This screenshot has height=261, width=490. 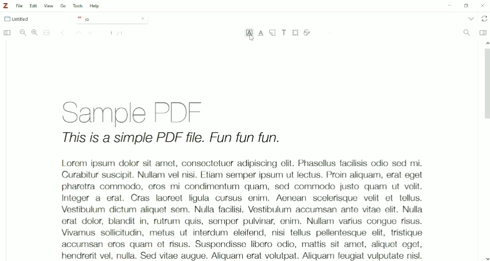 What do you see at coordinates (467, 33) in the screenshot?
I see `Find In Document` at bounding box center [467, 33].